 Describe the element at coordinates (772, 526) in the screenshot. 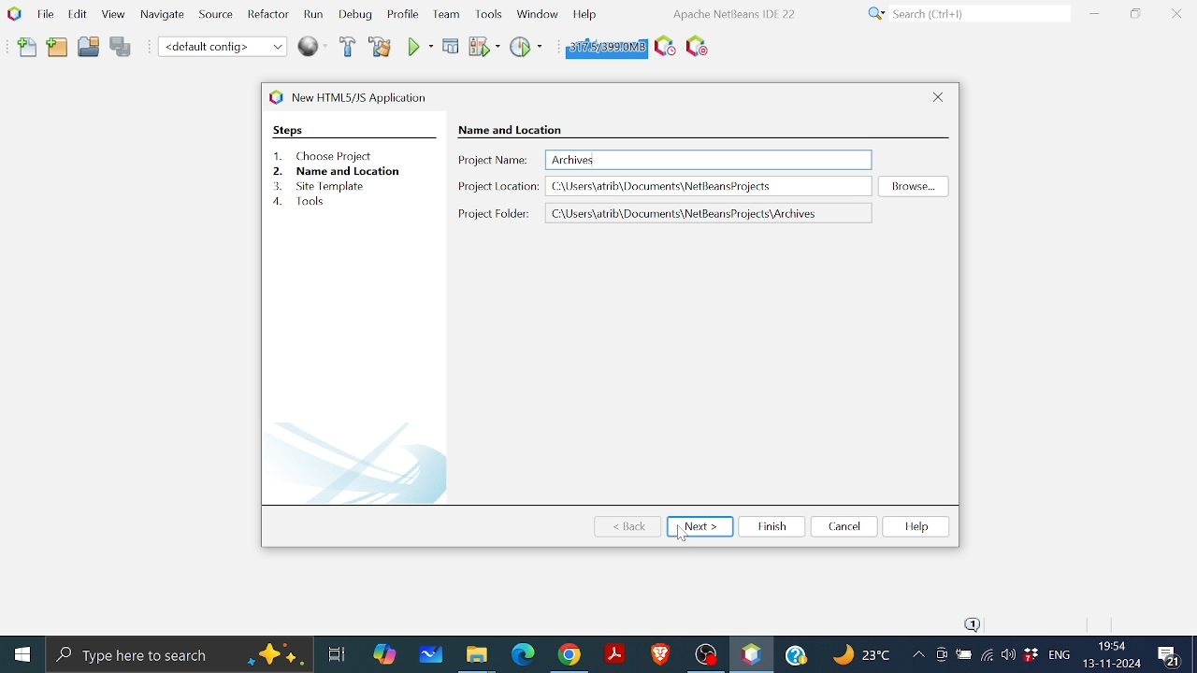

I see `Finish` at that location.